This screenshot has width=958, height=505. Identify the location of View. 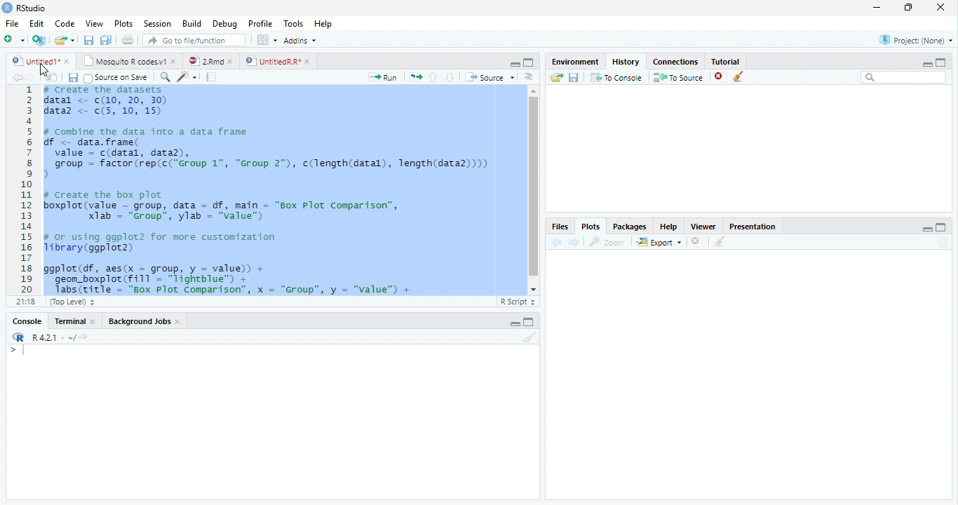
(94, 22).